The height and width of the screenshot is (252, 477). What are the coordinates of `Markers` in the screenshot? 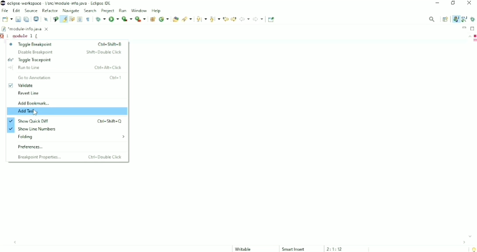 It's located at (3, 36).